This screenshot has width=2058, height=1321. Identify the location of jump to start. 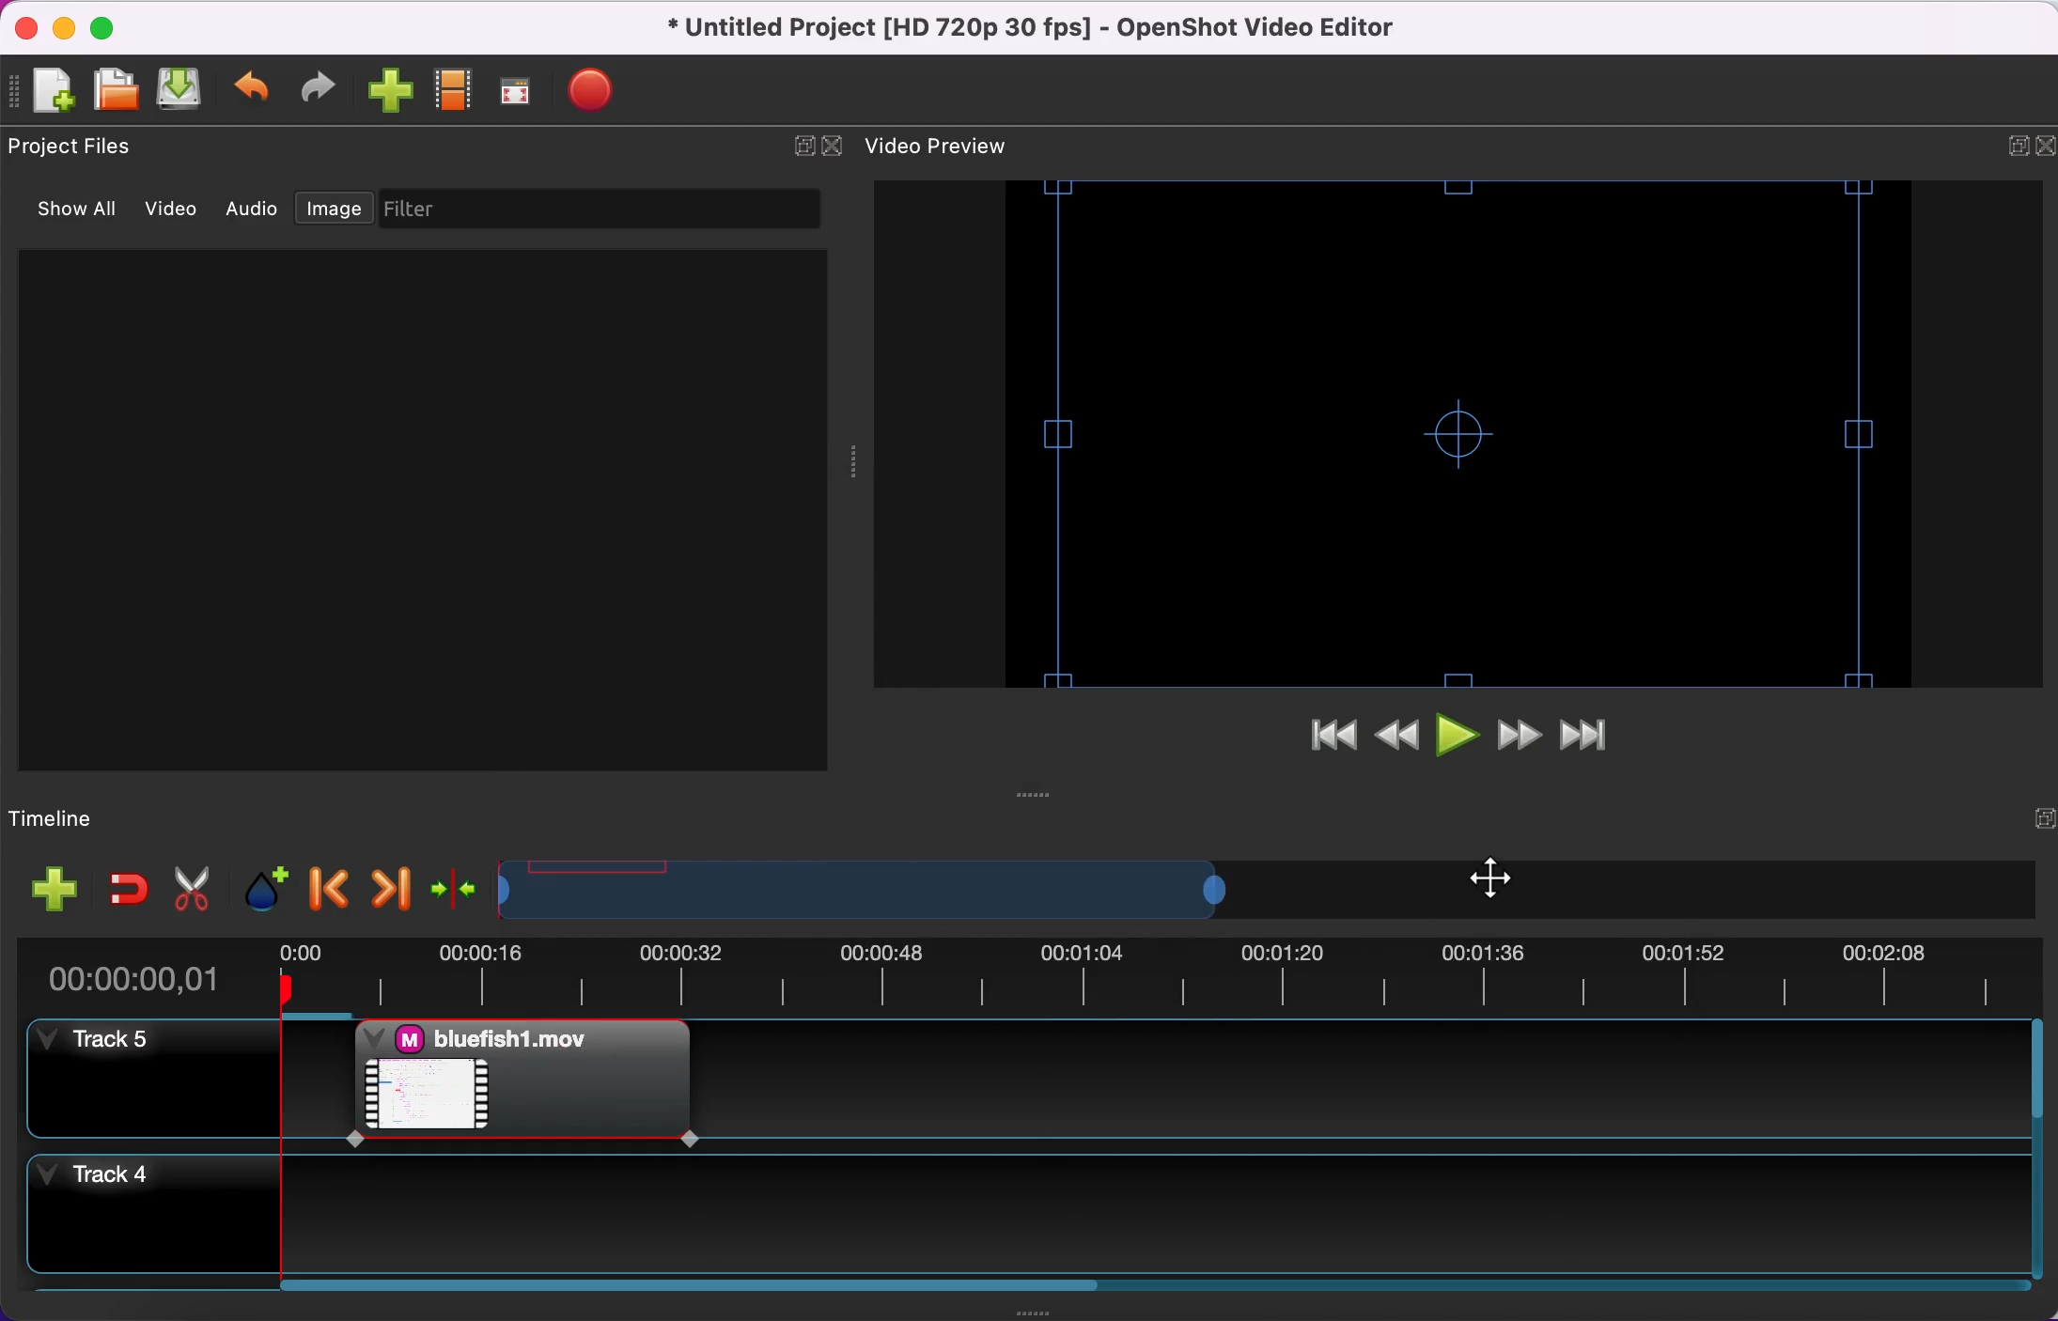
(1328, 738).